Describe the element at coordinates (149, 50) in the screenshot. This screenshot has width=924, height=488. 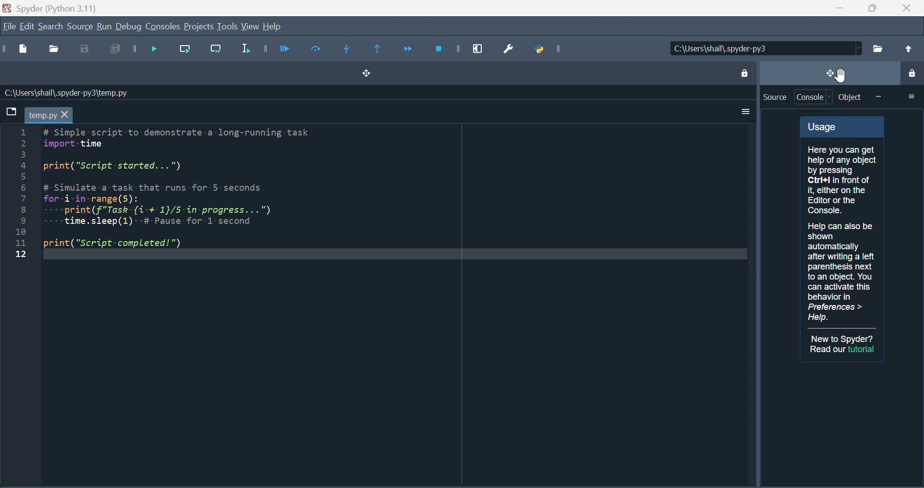
I see `Debug file` at that location.